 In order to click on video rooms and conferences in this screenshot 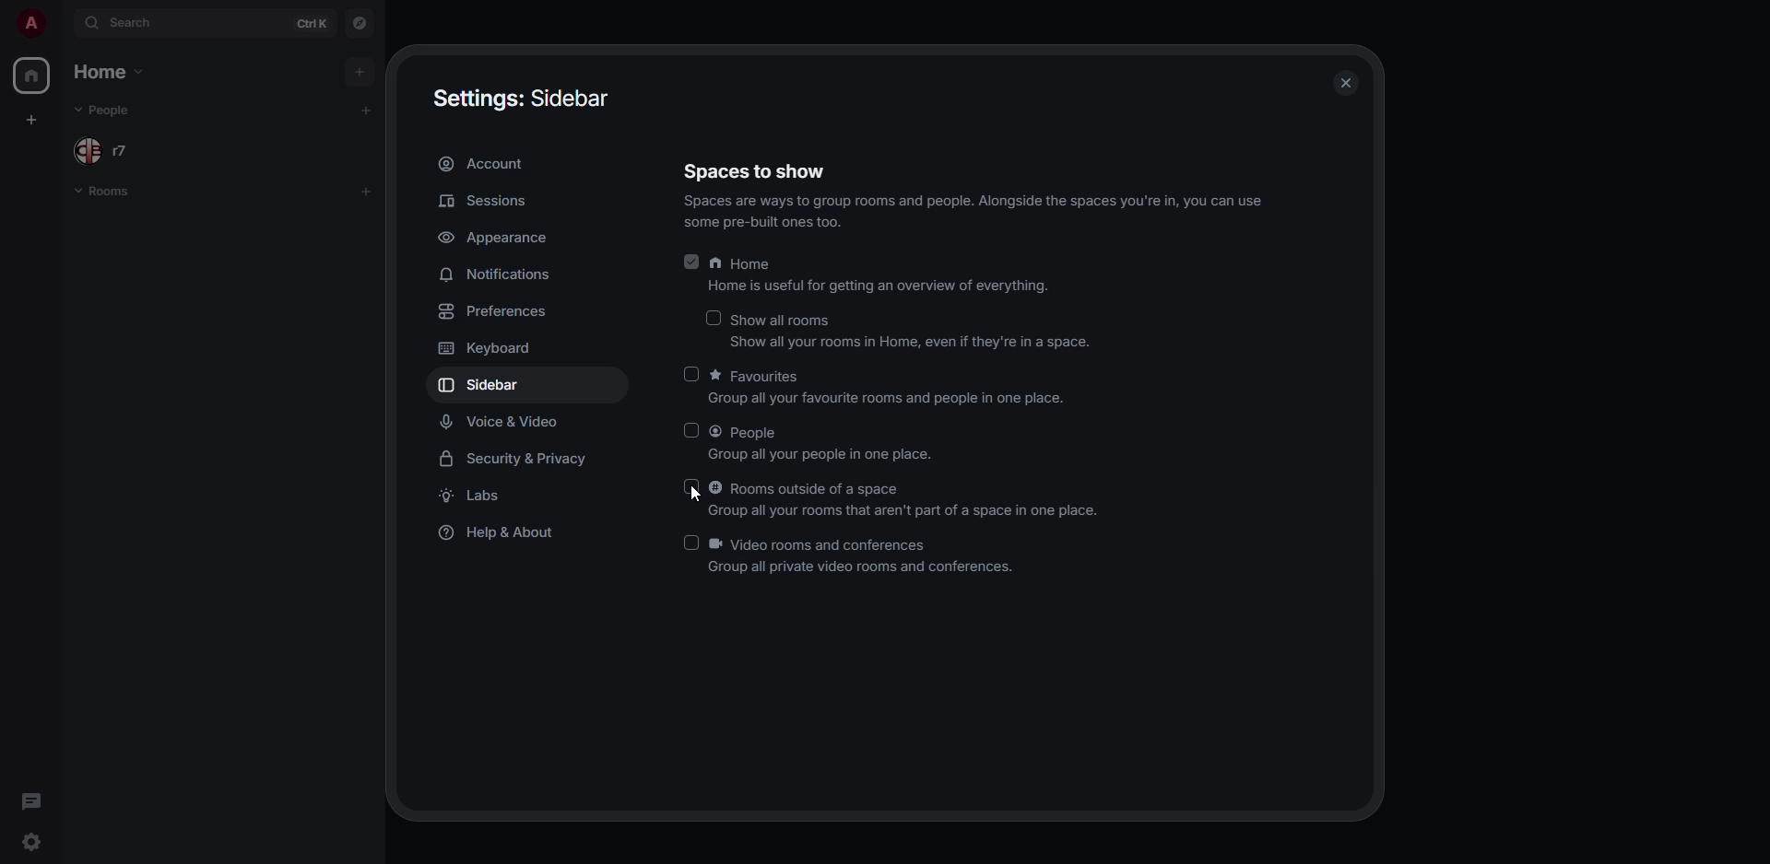, I will do `click(864, 557)`.